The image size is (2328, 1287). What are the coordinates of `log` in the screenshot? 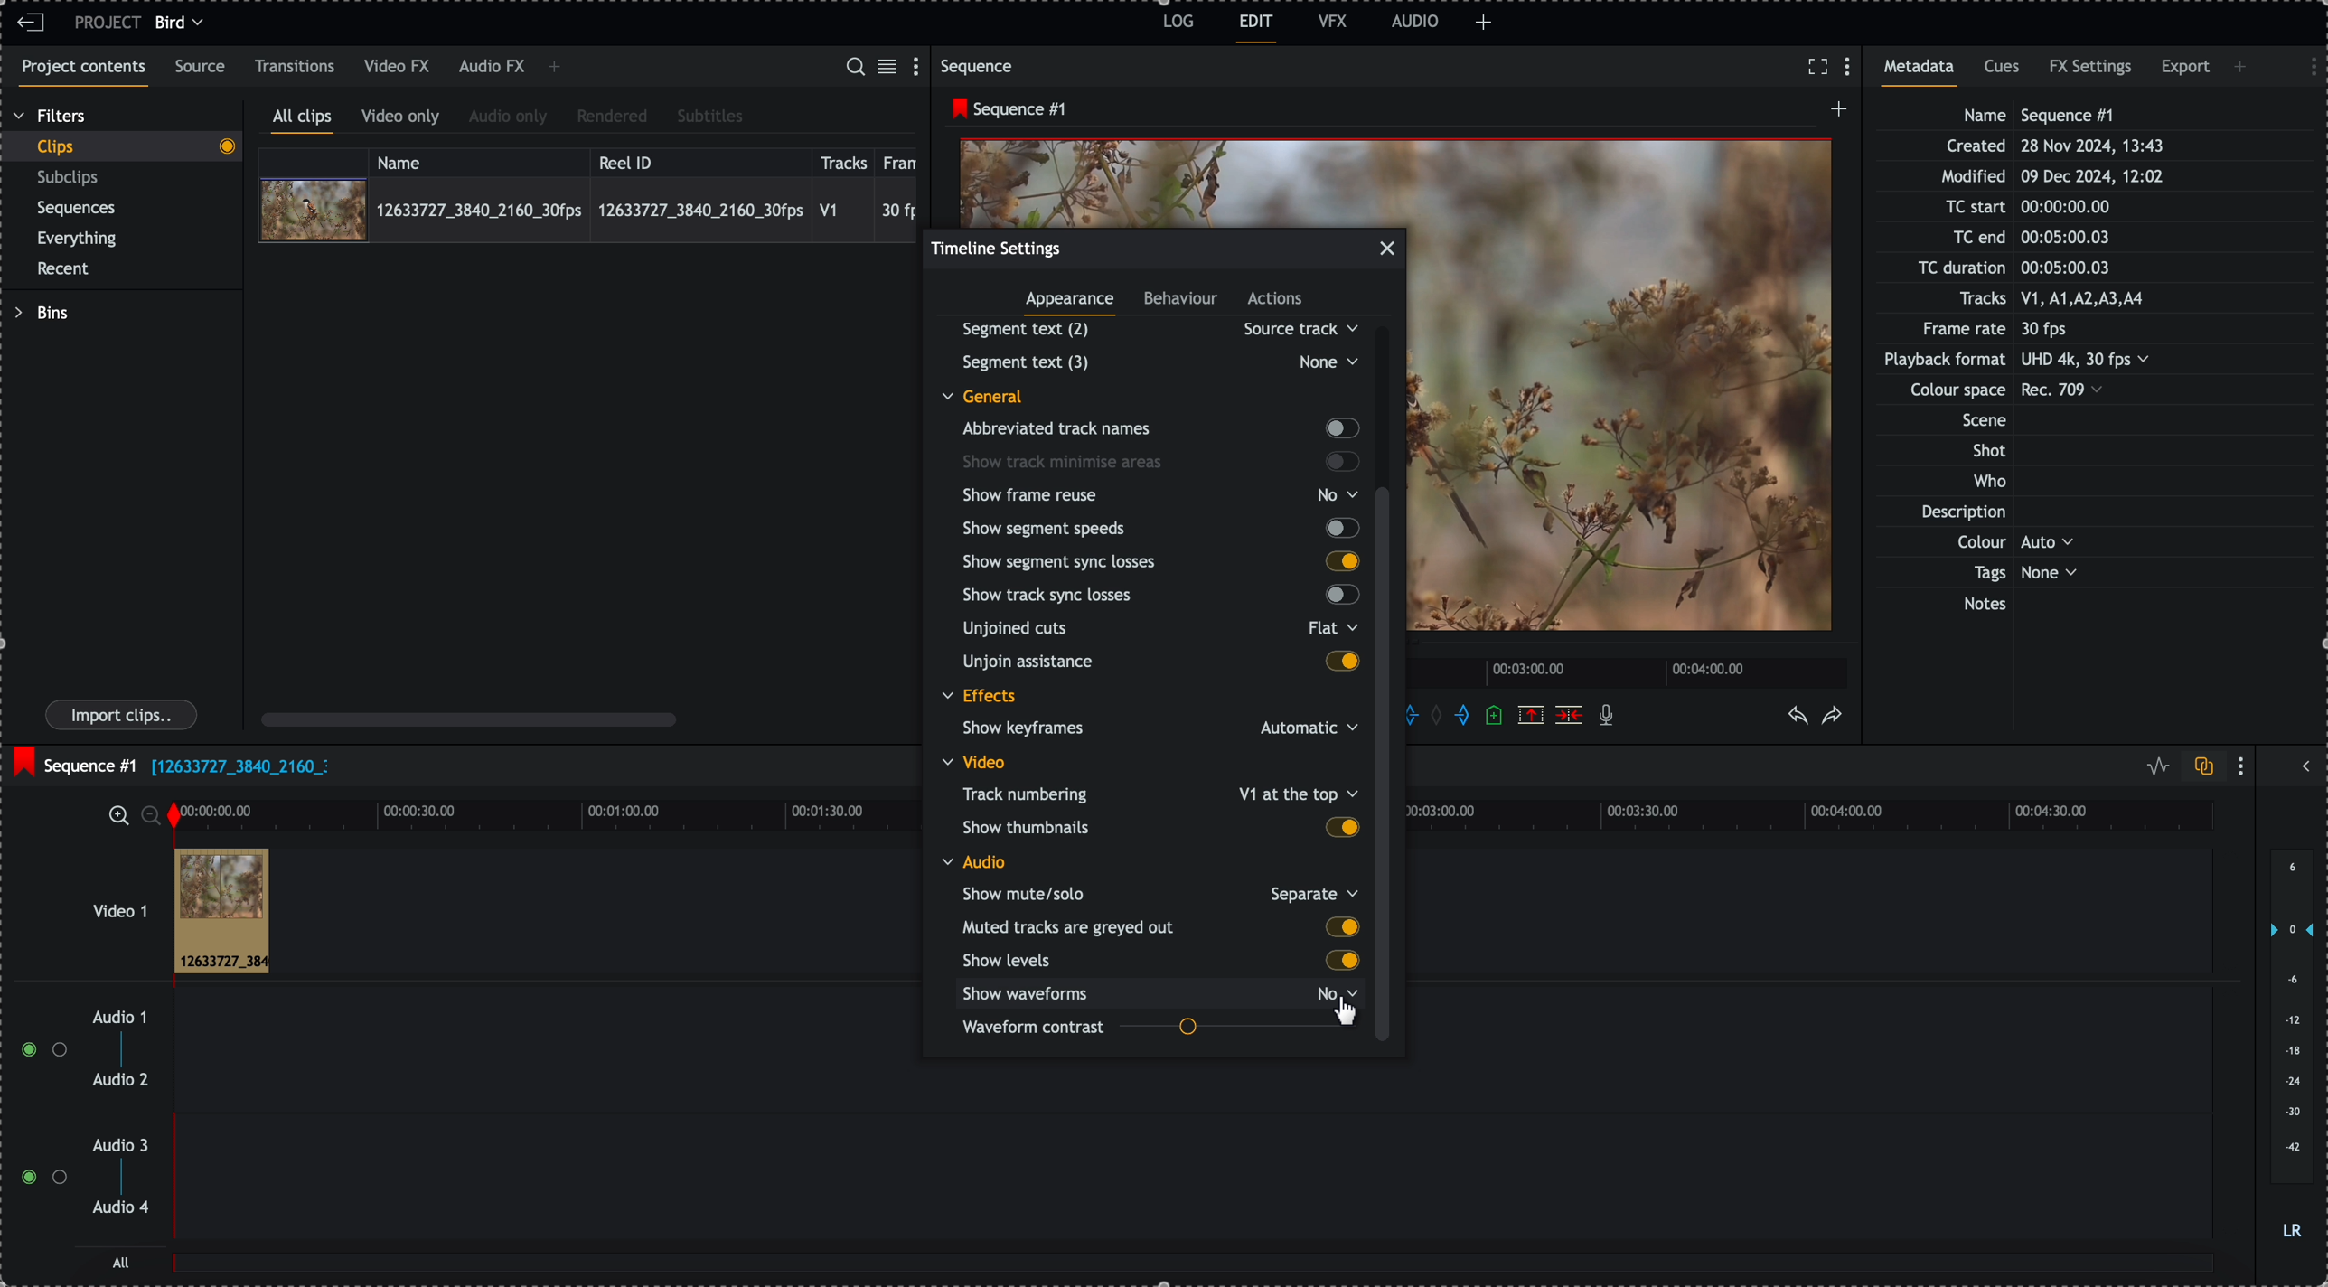 It's located at (1176, 24).